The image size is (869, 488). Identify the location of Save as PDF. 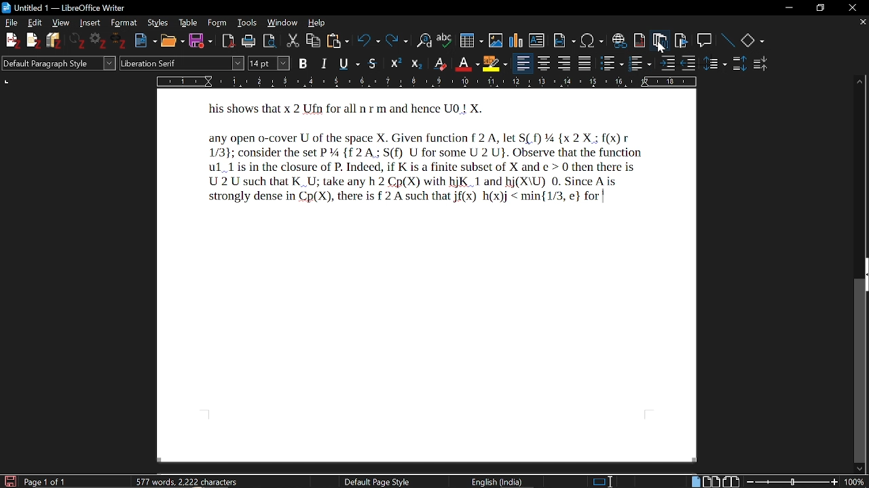
(228, 41).